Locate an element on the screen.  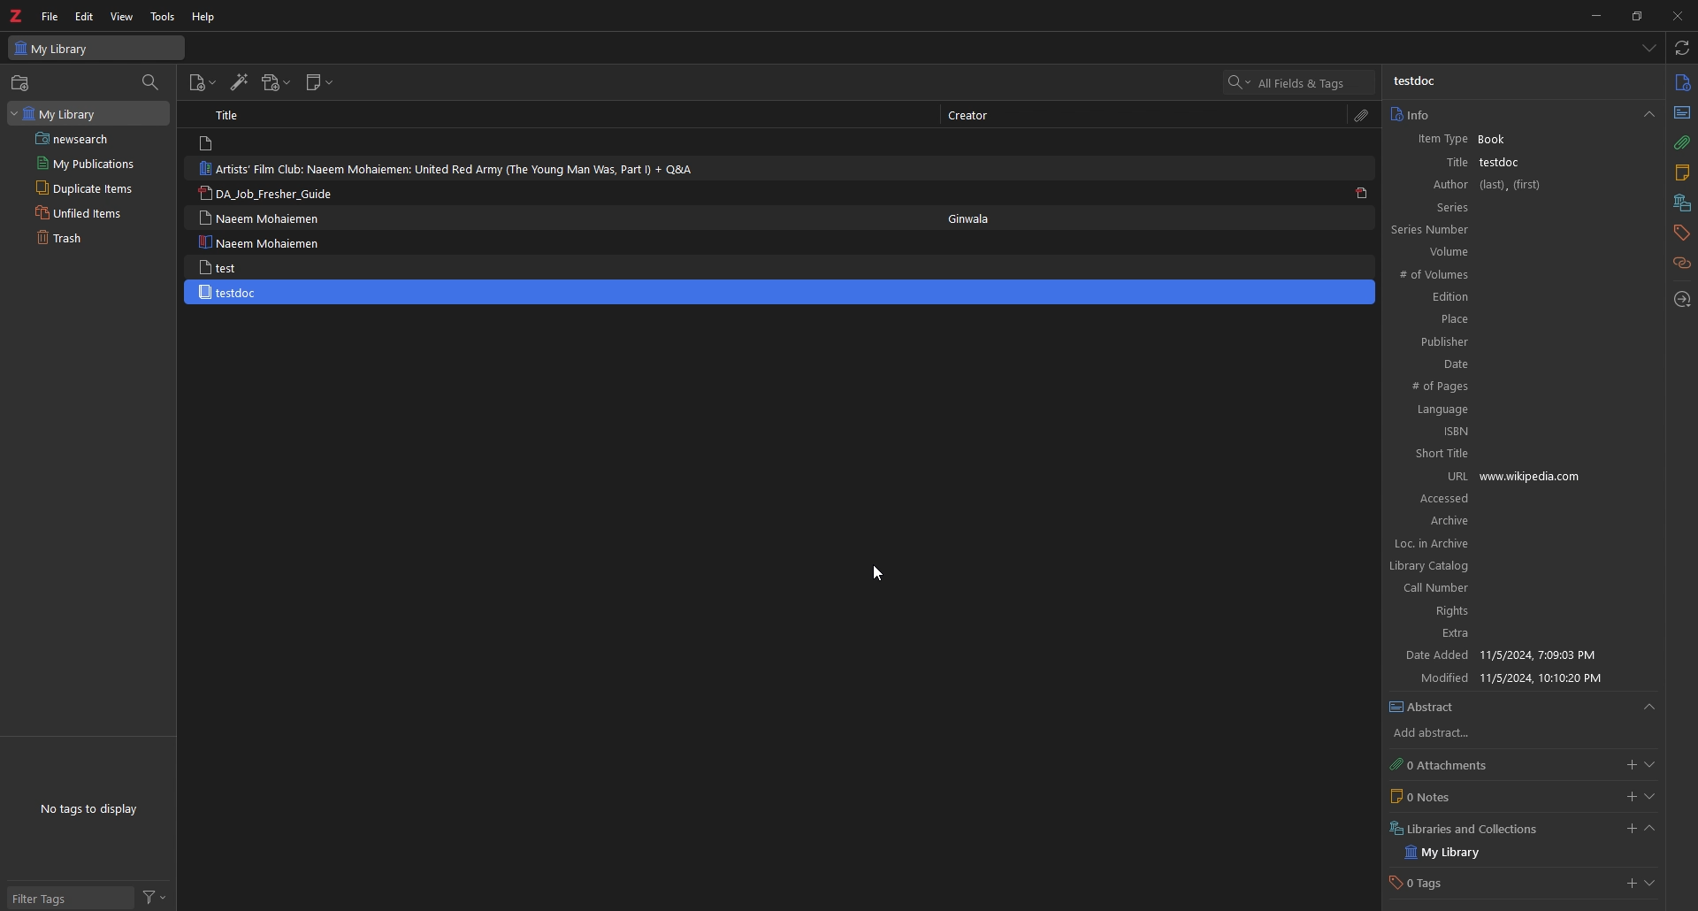
add attachments is located at coordinates (1628, 764).